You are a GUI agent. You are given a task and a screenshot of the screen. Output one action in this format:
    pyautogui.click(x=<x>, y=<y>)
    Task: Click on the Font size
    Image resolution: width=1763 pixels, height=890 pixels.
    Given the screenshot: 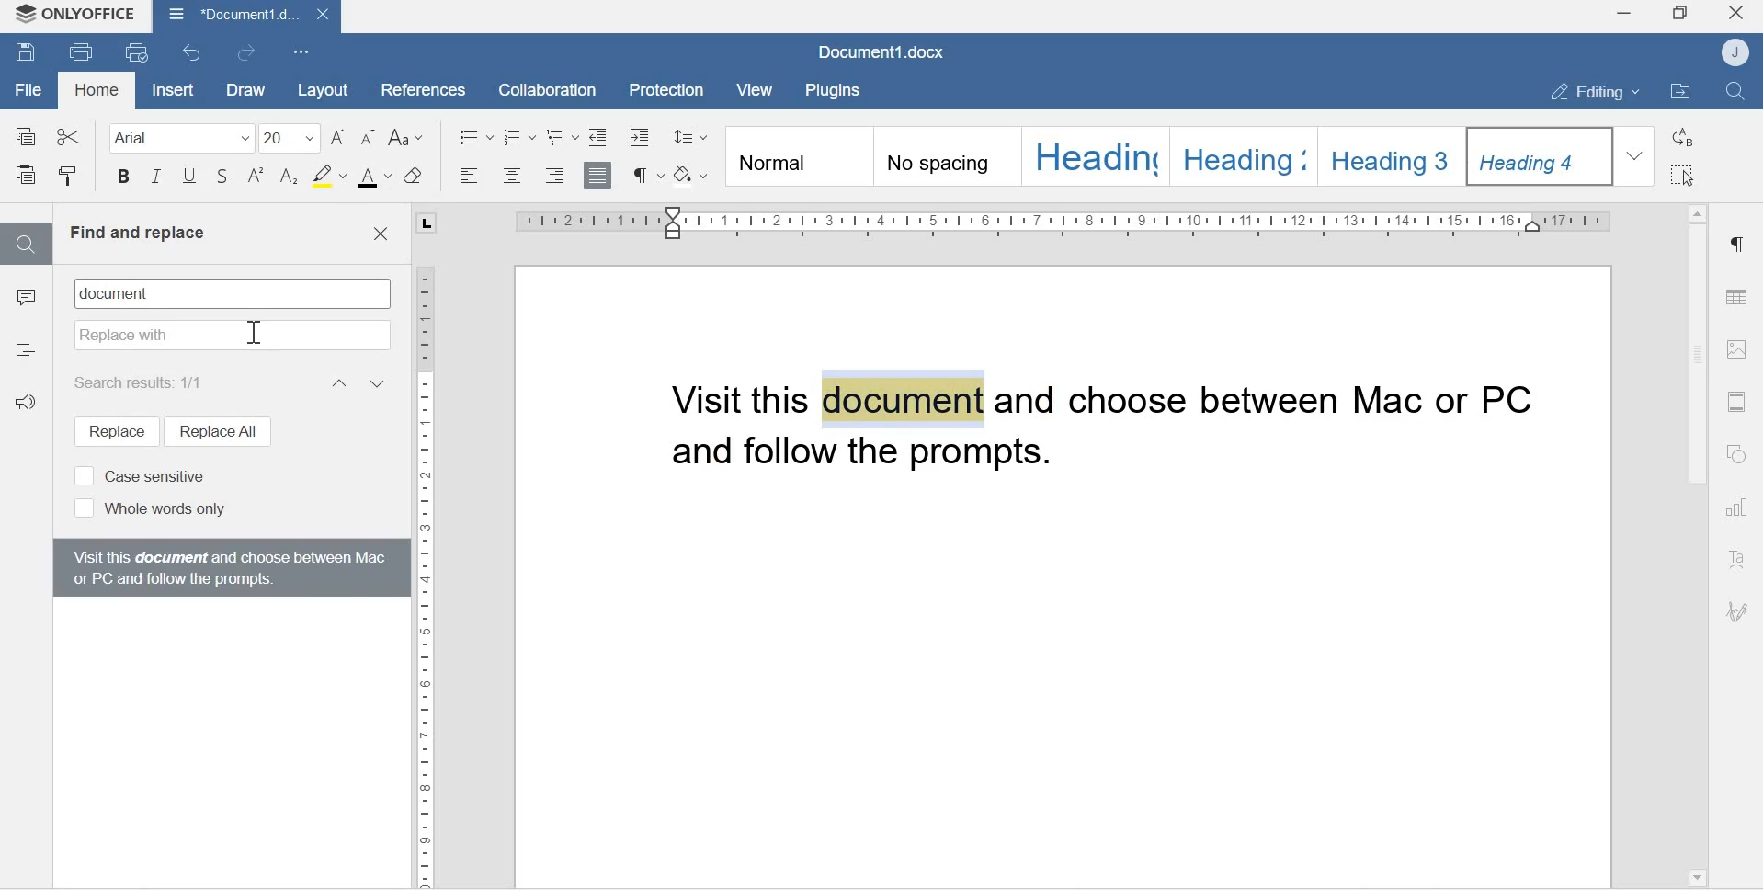 What is the action you would take?
    pyautogui.click(x=291, y=137)
    